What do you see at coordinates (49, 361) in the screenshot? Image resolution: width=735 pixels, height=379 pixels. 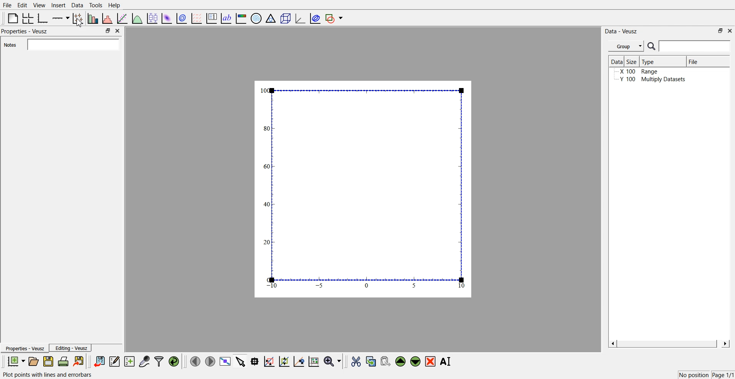 I see `save` at bounding box center [49, 361].